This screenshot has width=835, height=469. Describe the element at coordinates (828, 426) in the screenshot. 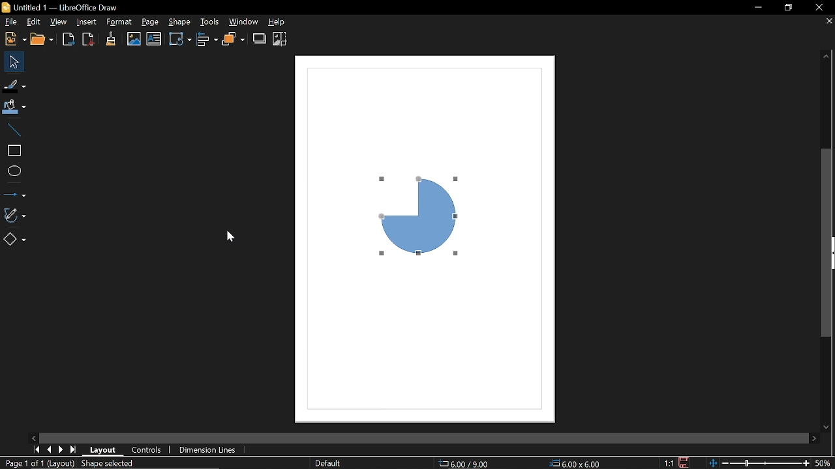

I see `Move down` at that location.